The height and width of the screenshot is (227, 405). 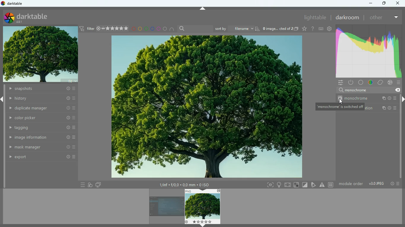 I want to click on lighttable, so click(x=314, y=17).